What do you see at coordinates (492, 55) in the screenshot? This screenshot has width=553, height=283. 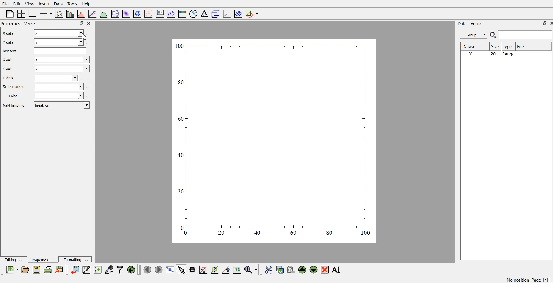 I see `y 20 range` at bounding box center [492, 55].